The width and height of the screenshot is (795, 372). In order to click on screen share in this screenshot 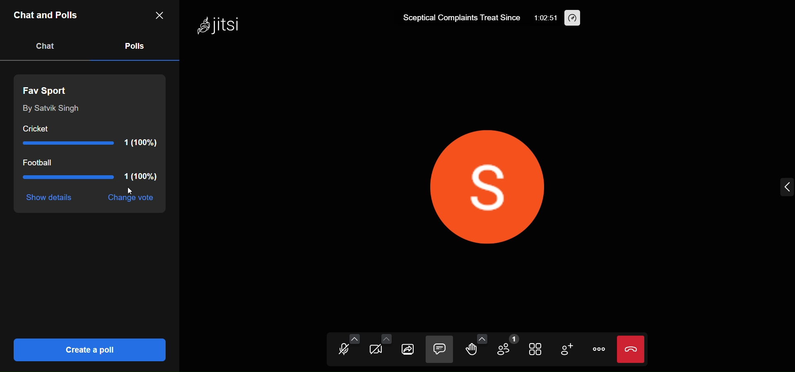, I will do `click(408, 350)`.